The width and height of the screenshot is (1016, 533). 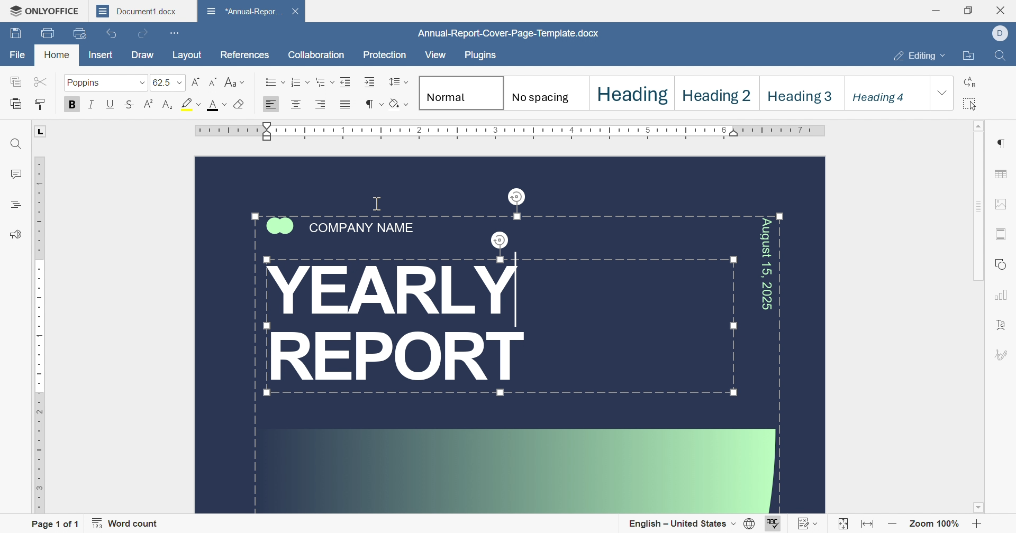 I want to click on save, so click(x=15, y=33).